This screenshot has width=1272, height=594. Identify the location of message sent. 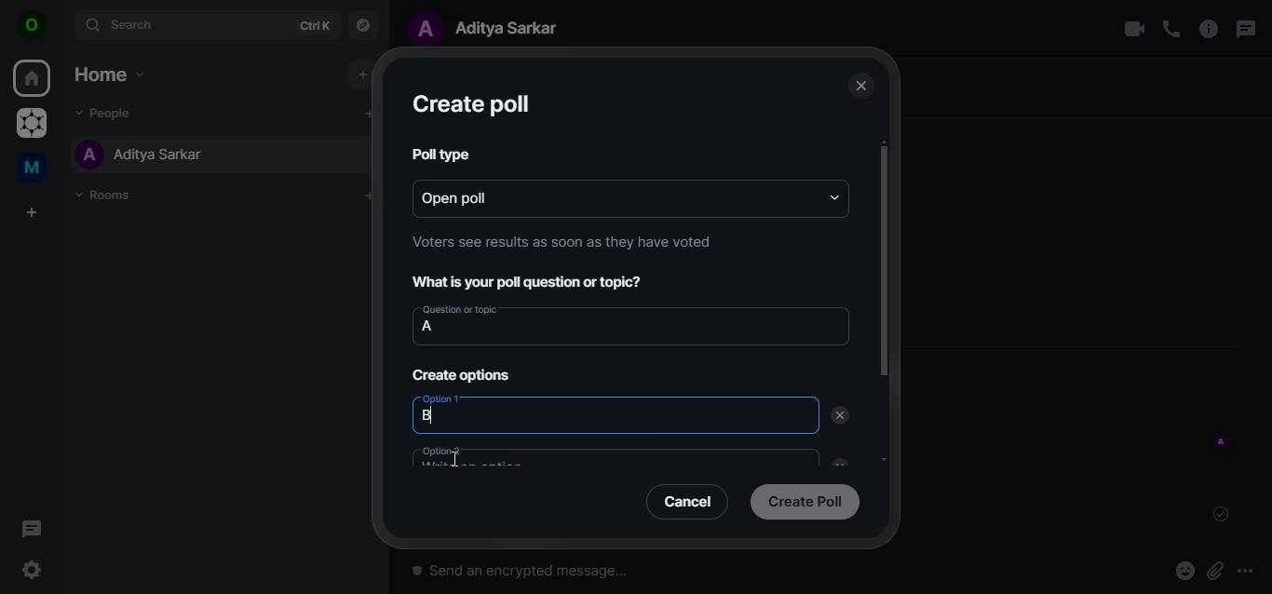
(1223, 514).